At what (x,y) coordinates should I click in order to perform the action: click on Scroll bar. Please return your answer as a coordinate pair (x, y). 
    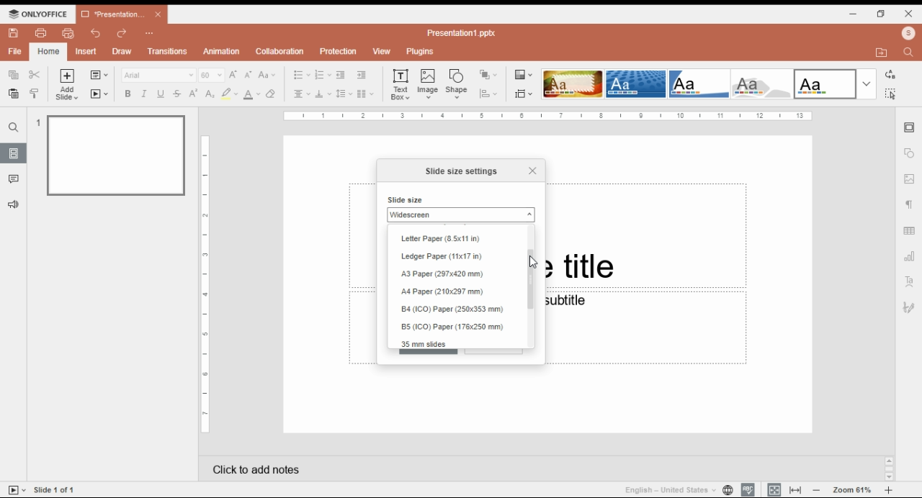
    Looking at the image, I should click on (889, 468).